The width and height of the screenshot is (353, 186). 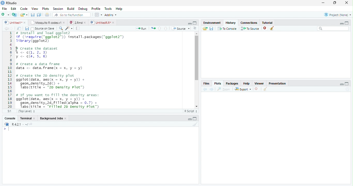 I want to click on save, so click(x=27, y=29).